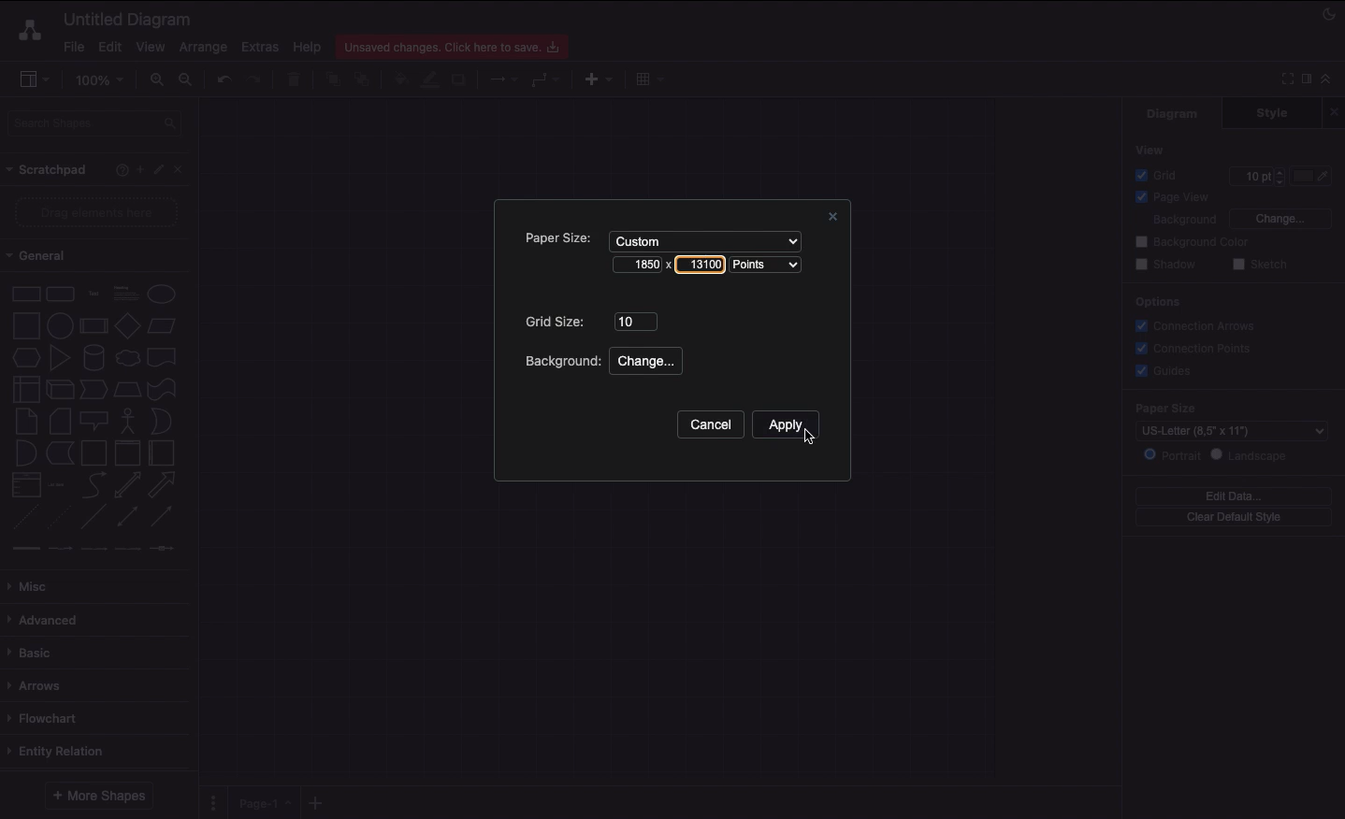 The image size is (1345, 819). Describe the element at coordinates (99, 212) in the screenshot. I see `Drag elements here` at that location.